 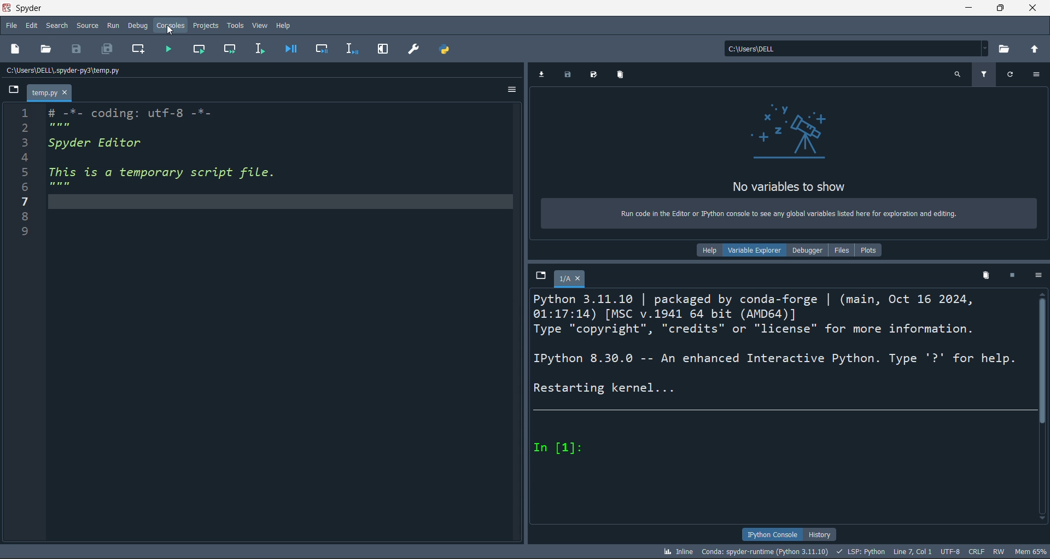 What do you see at coordinates (968, 8) in the screenshot?
I see `minimize` at bounding box center [968, 8].